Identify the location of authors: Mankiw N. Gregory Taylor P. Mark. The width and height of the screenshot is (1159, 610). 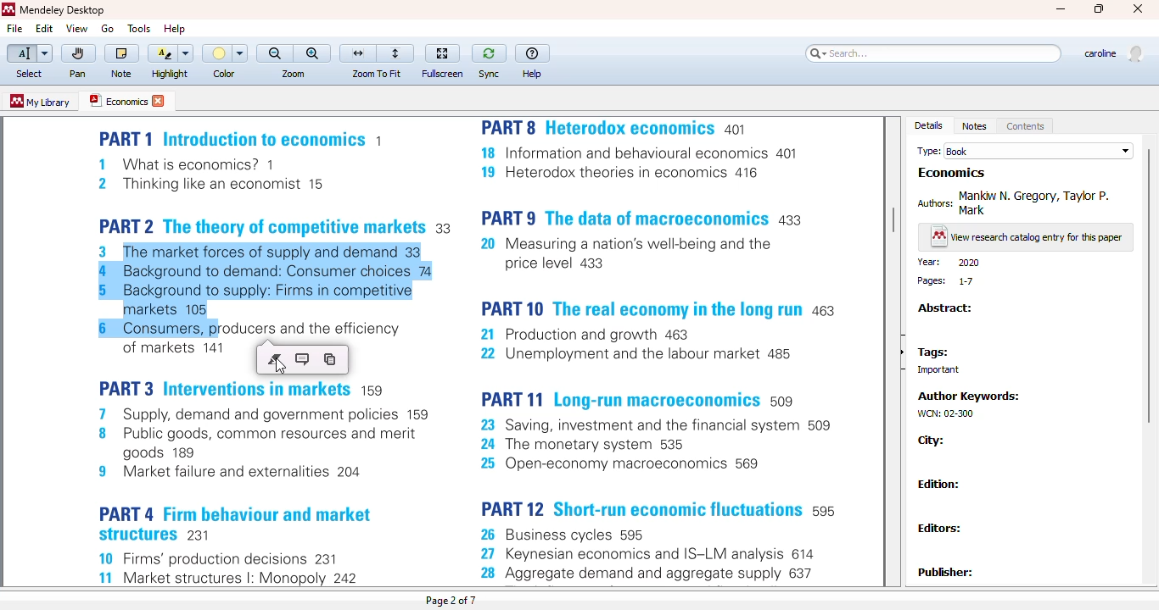
(1017, 202).